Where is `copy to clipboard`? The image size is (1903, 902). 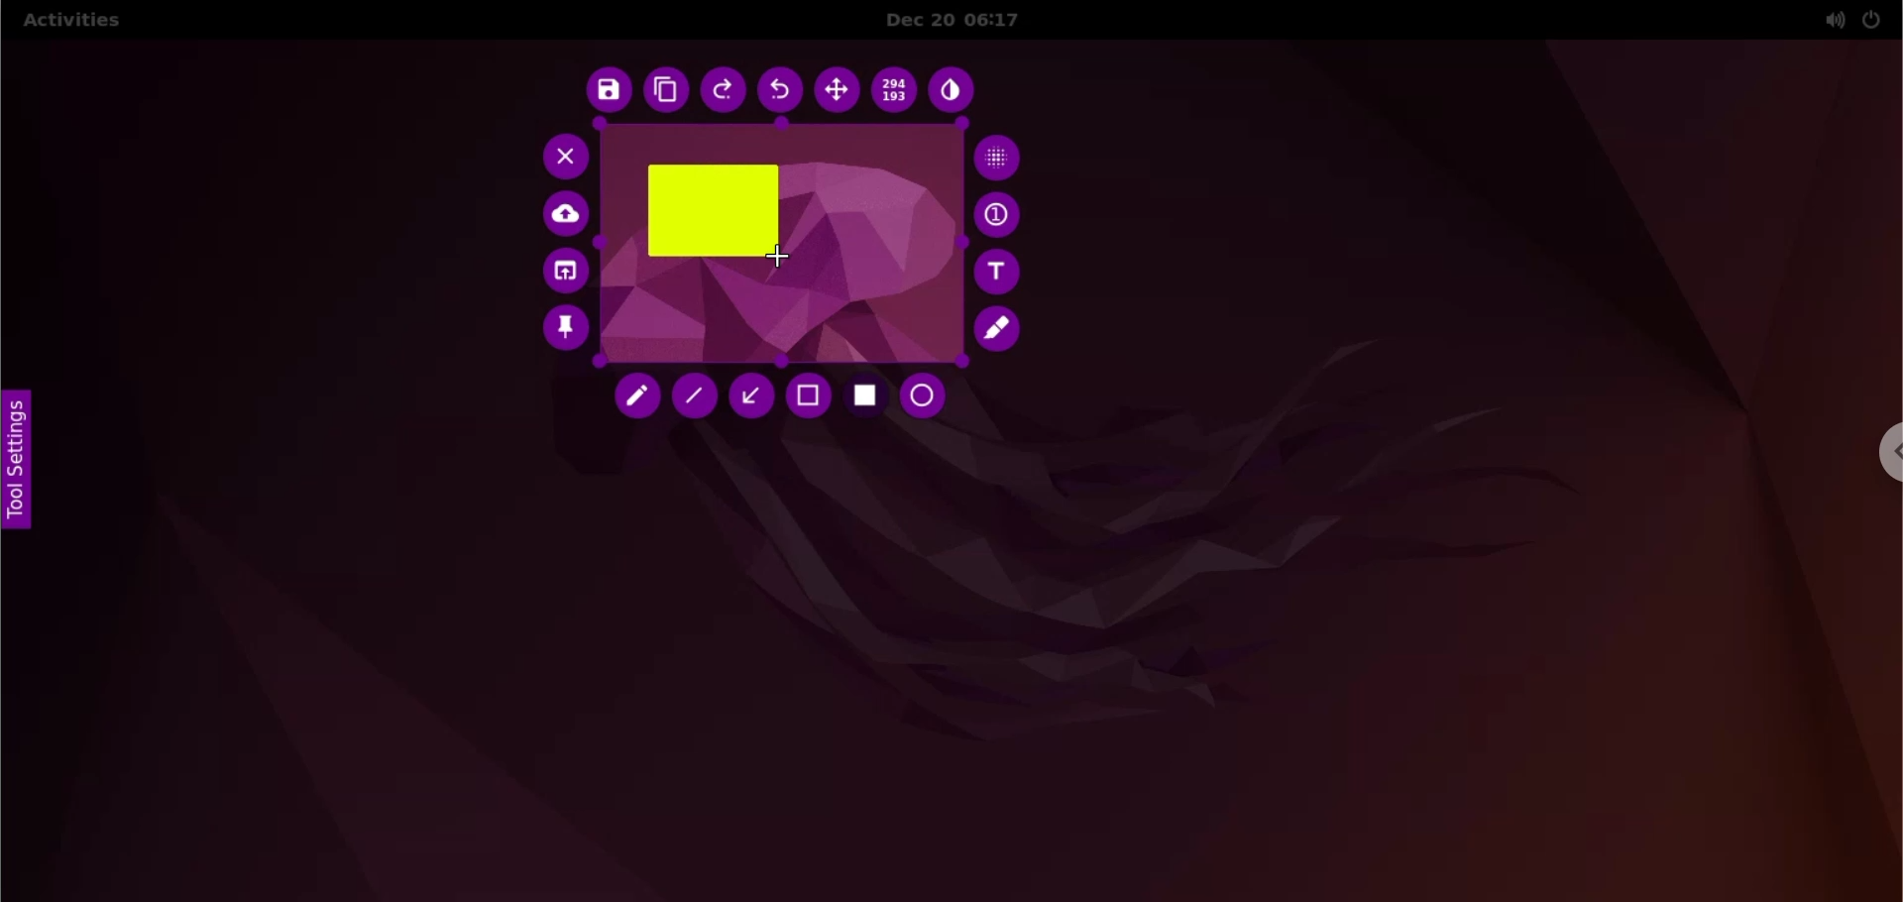
copy to clipboard is located at coordinates (665, 91).